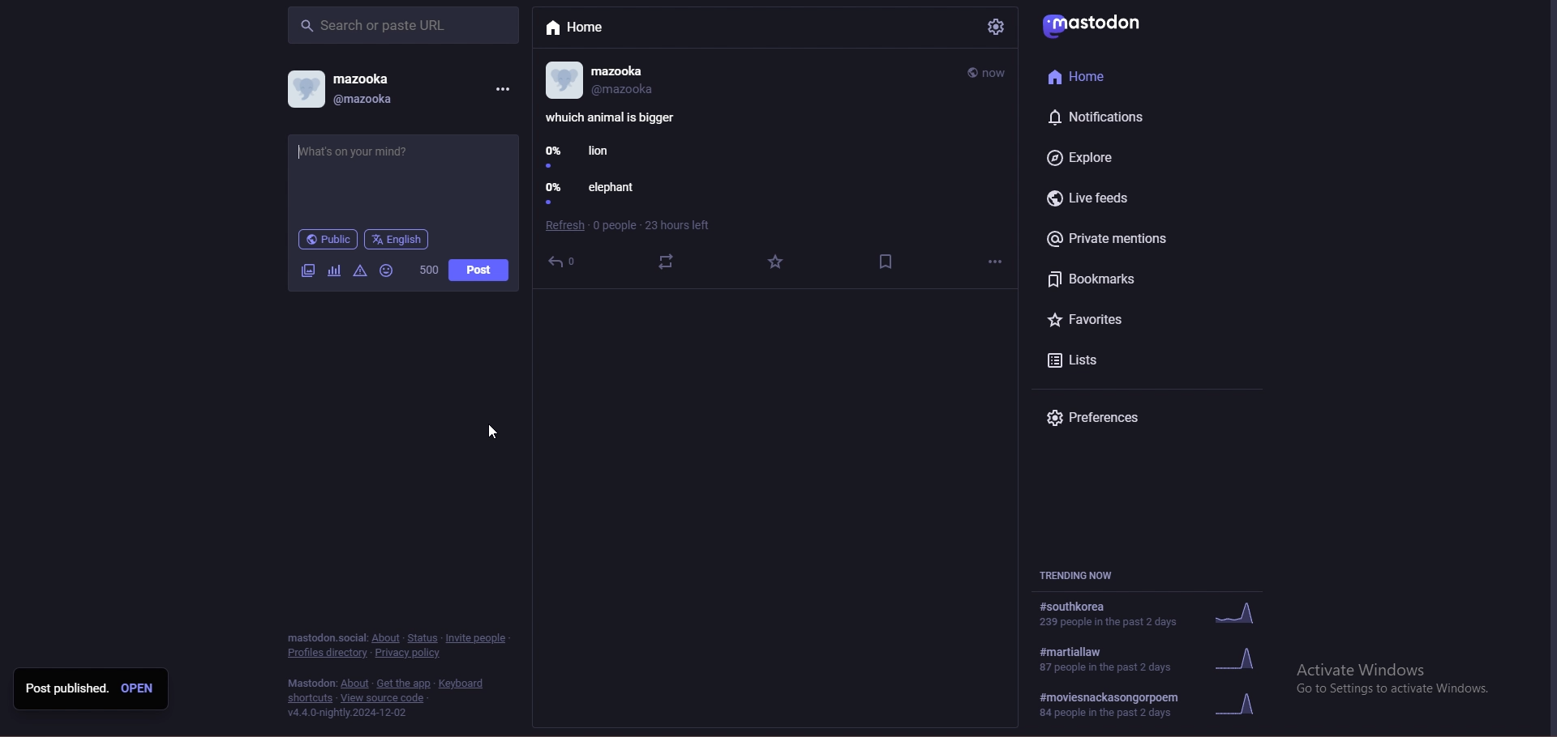  I want to click on reply, so click(567, 262).